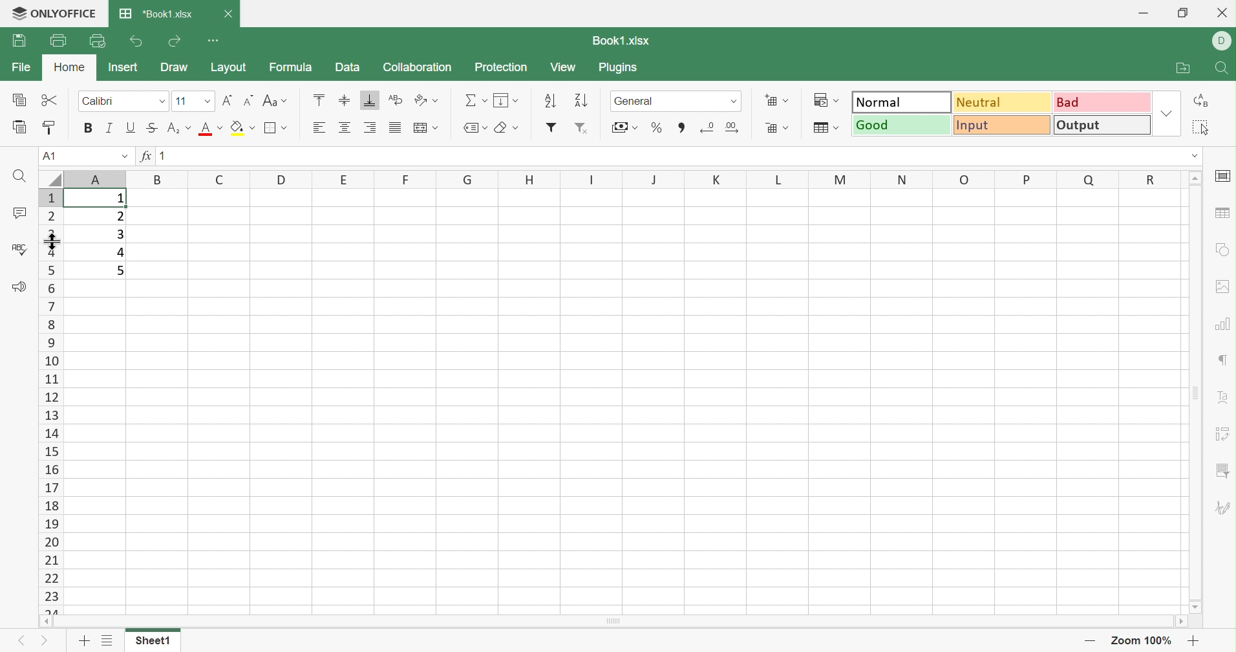  Describe the element at coordinates (286, 127) in the screenshot. I see `Drop Down` at that location.